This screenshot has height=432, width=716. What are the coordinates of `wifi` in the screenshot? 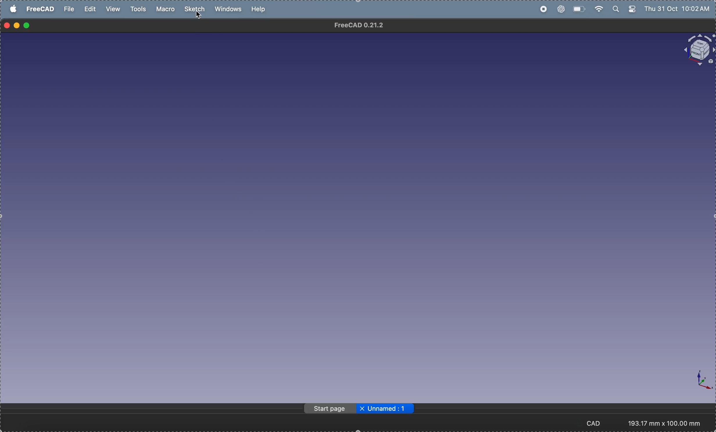 It's located at (597, 9).